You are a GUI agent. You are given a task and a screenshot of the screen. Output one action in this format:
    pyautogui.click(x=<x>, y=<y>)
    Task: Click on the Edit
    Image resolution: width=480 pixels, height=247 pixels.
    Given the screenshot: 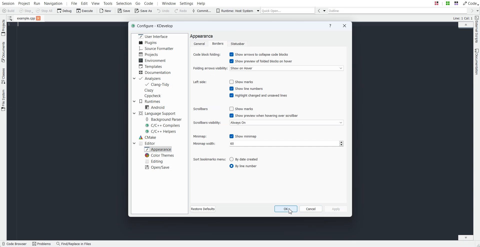 What is the action you would take?
    pyautogui.click(x=84, y=3)
    